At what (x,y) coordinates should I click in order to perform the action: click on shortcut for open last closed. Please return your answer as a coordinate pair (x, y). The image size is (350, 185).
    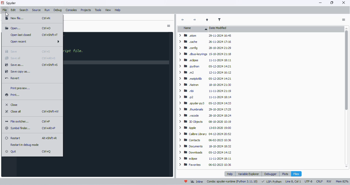
    Looking at the image, I should click on (50, 35).